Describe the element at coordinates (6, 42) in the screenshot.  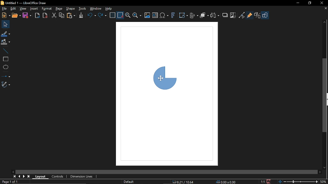
I see `Fill color` at that location.